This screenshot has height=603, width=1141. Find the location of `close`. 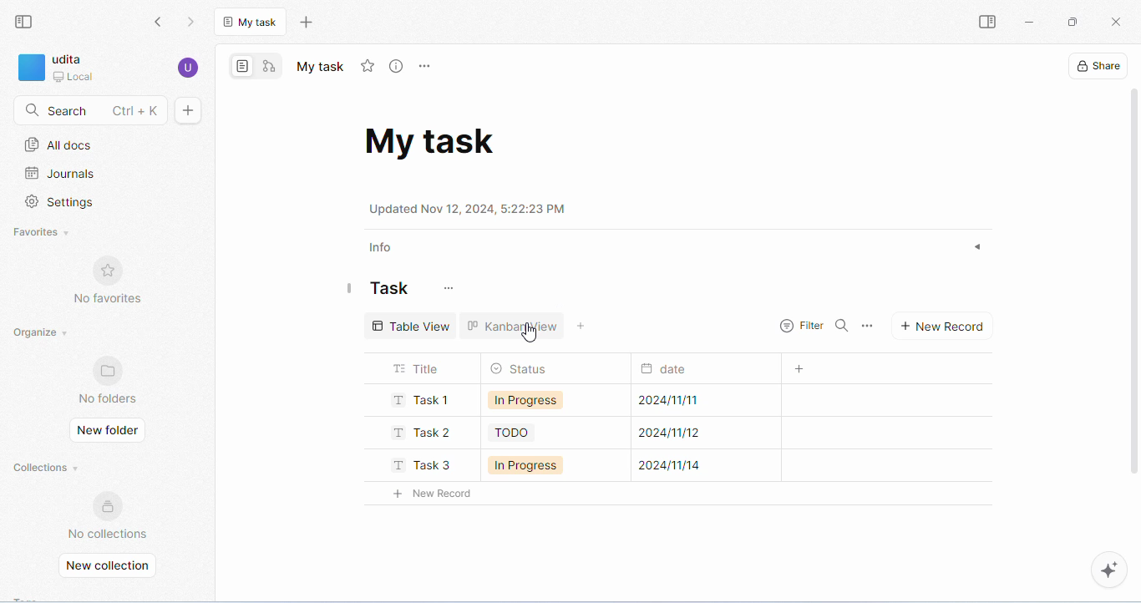

close is located at coordinates (1114, 20).